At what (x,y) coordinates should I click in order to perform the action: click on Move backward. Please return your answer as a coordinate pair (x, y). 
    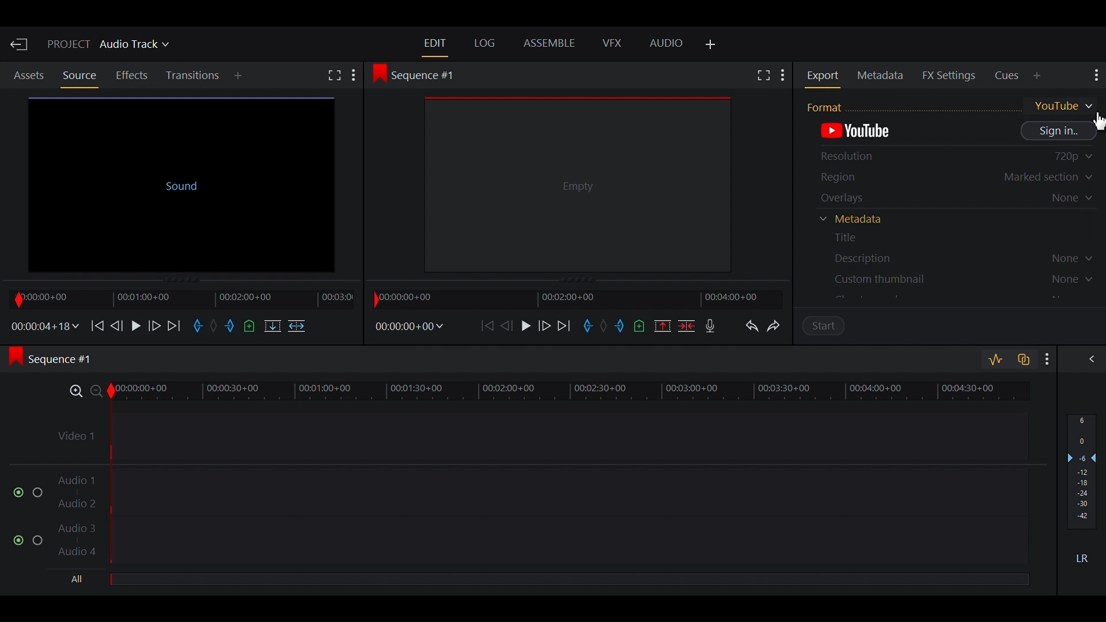
    Looking at the image, I should click on (488, 325).